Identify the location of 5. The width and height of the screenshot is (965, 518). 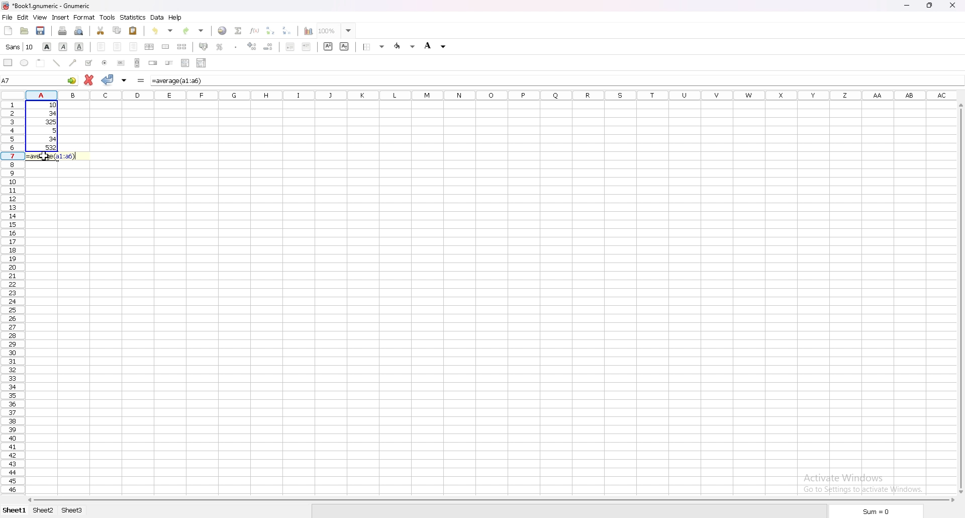
(47, 131).